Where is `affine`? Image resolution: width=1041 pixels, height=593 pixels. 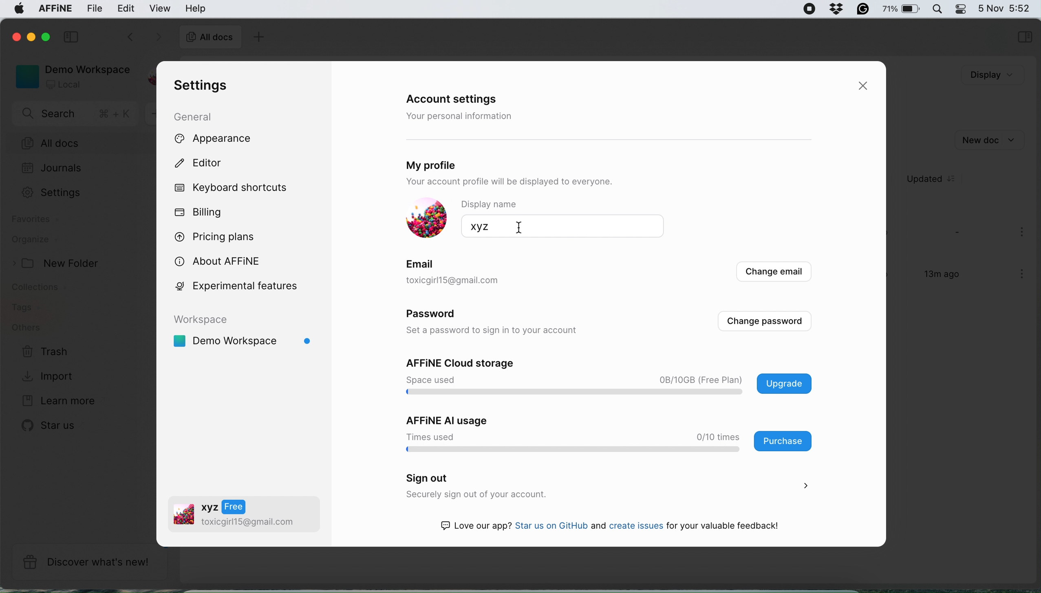
affine is located at coordinates (53, 10).